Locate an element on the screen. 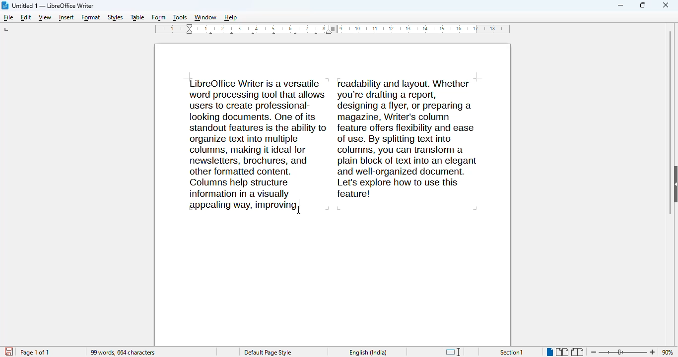  99 words, 664 characters is located at coordinates (123, 353).